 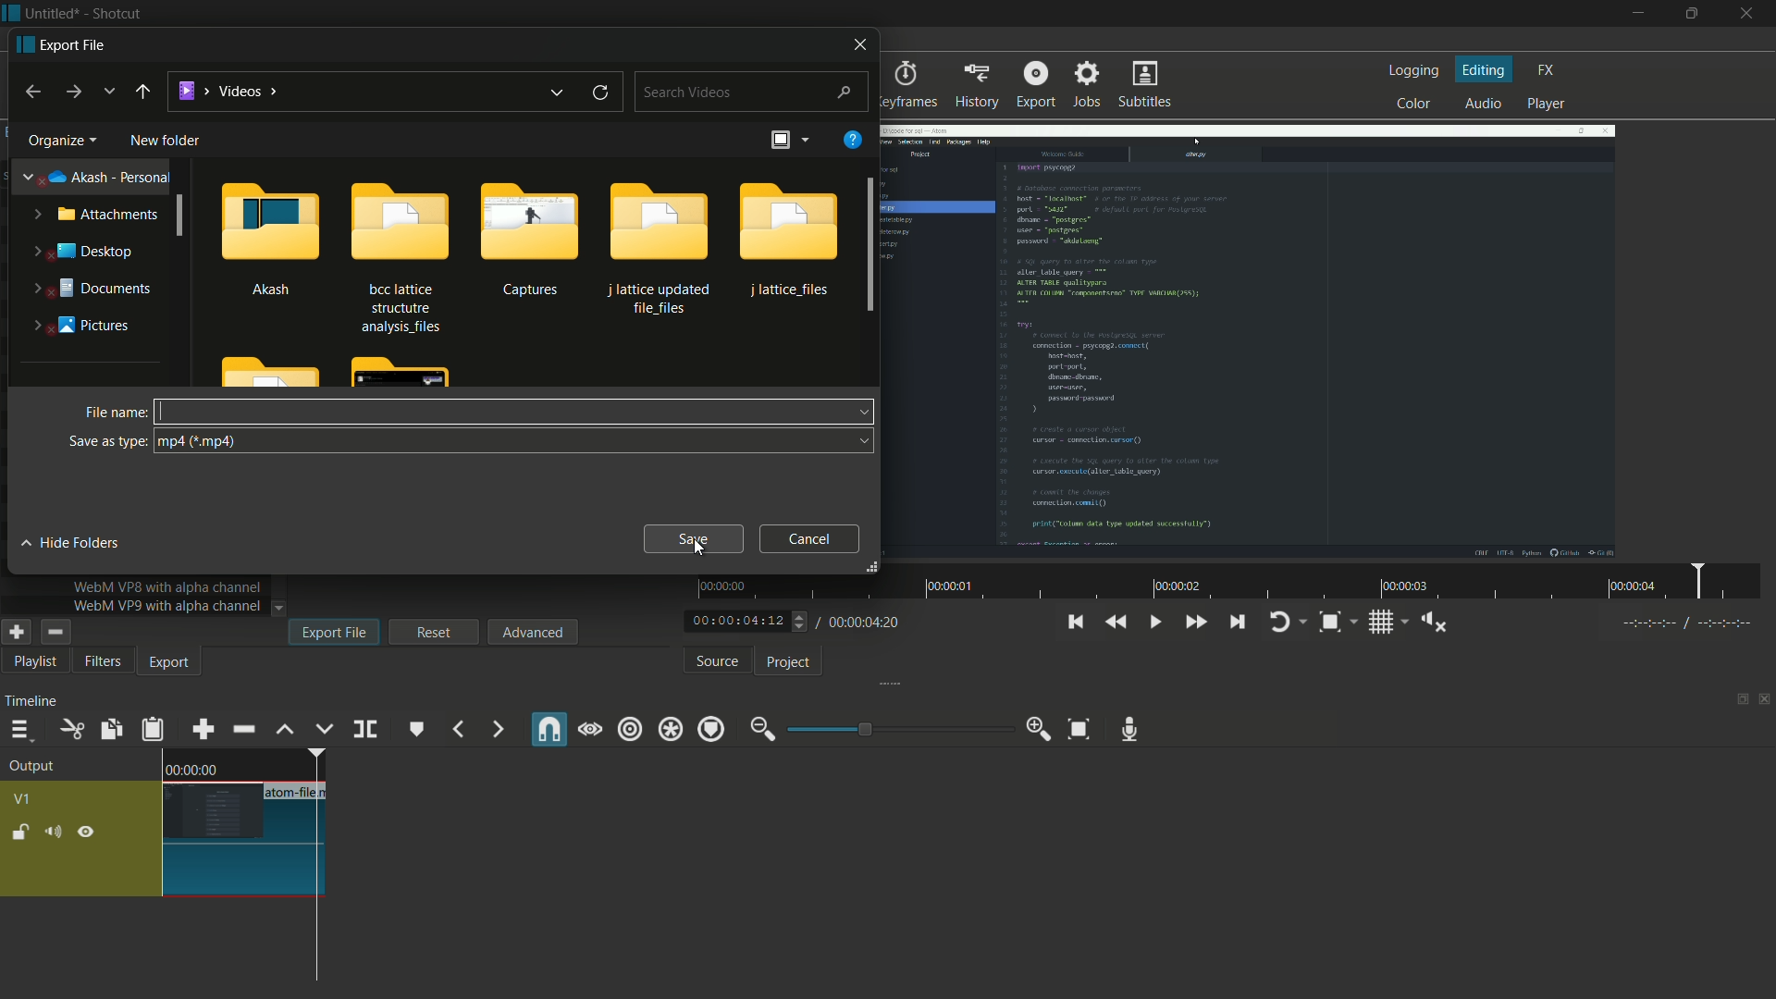 I want to click on more options, so click(x=807, y=139).